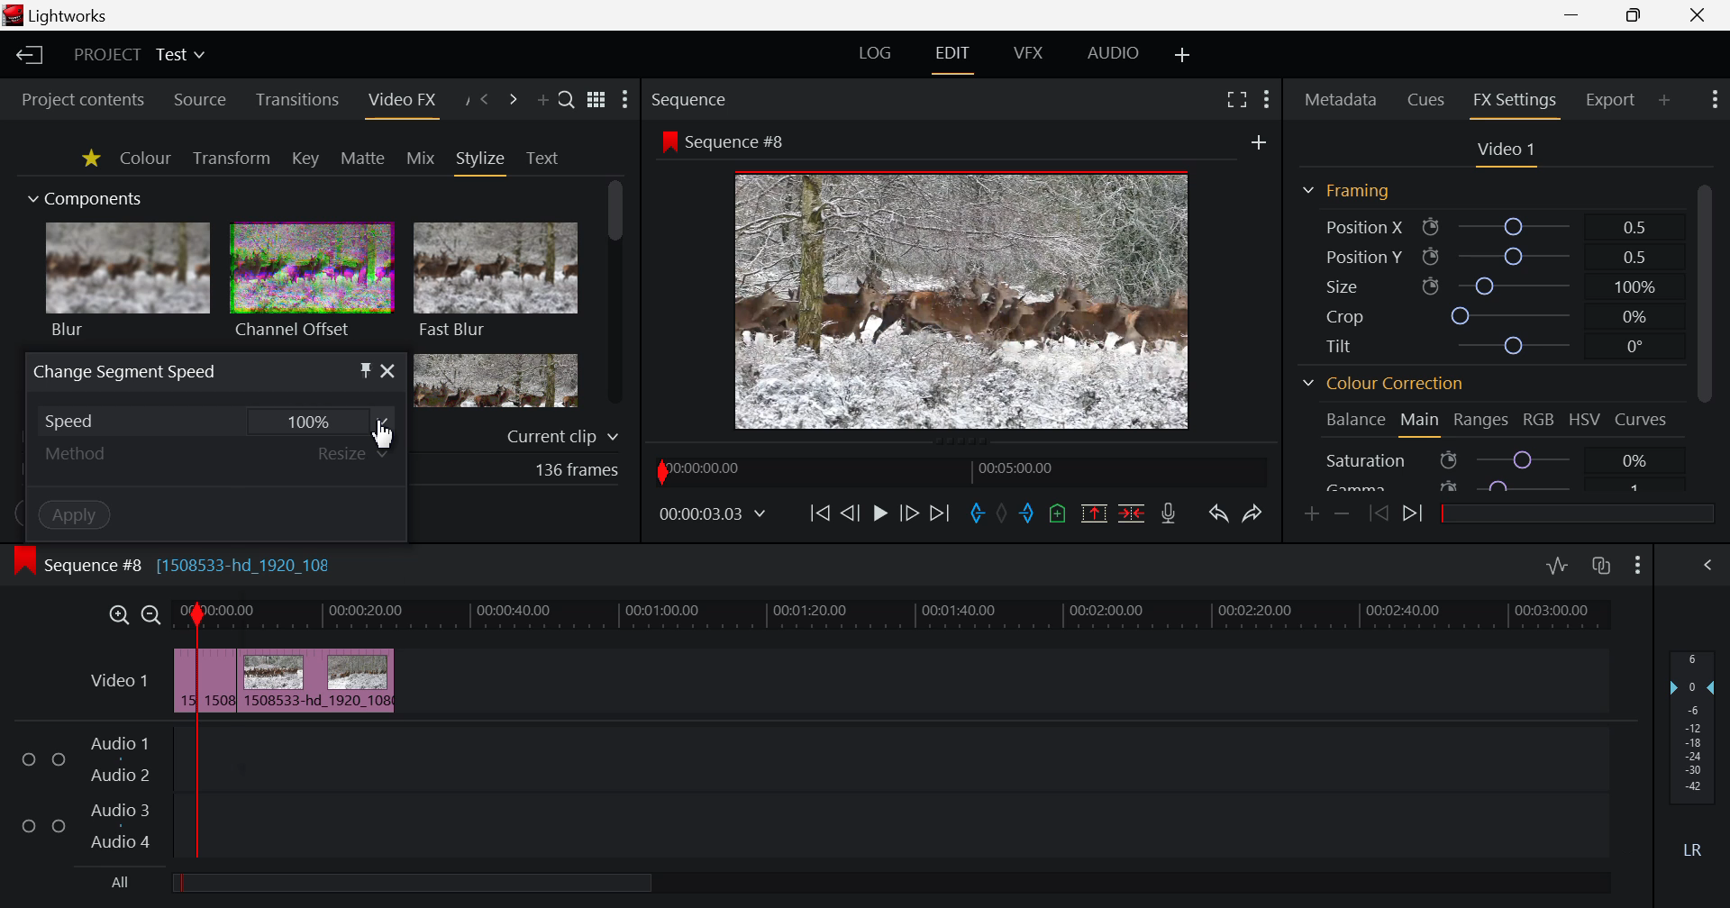 This screenshot has width=1730, height=908. I want to click on First Clip Cut, so click(199, 685).